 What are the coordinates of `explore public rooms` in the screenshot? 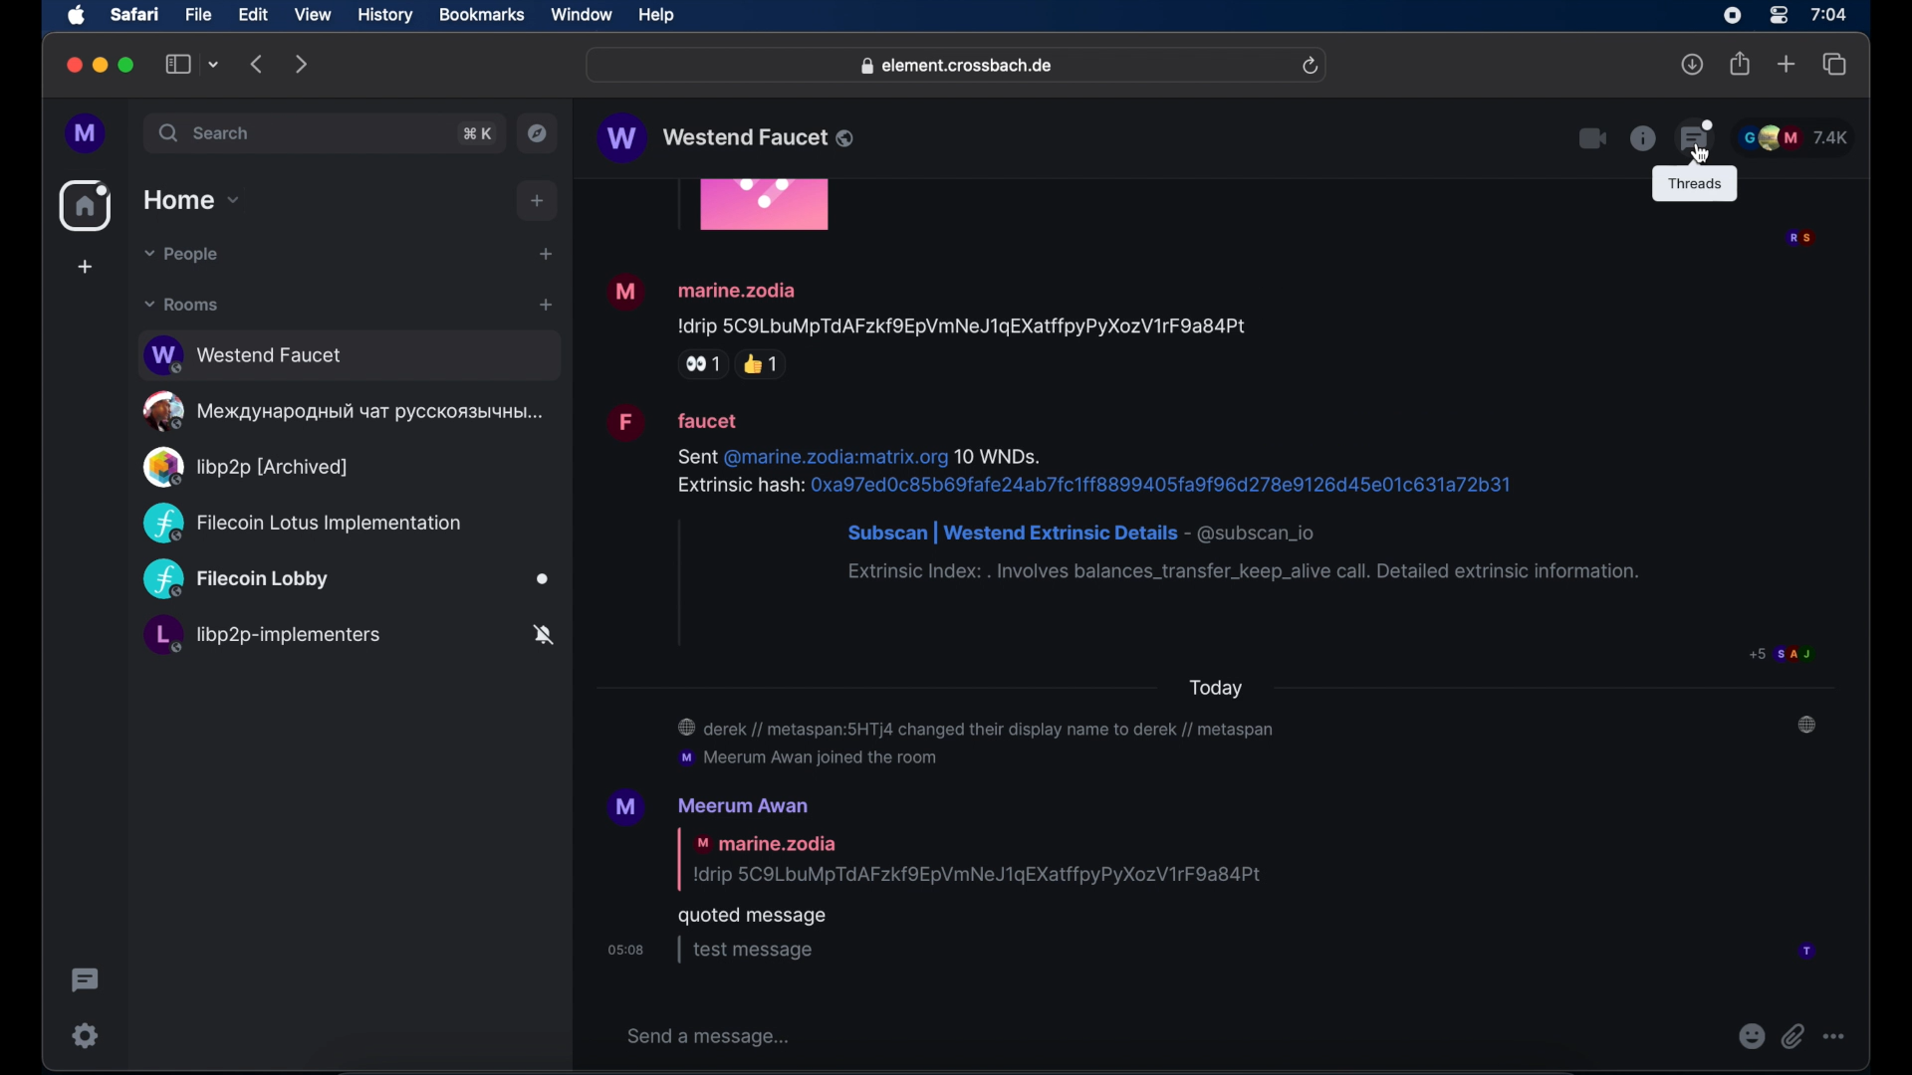 It's located at (539, 134).